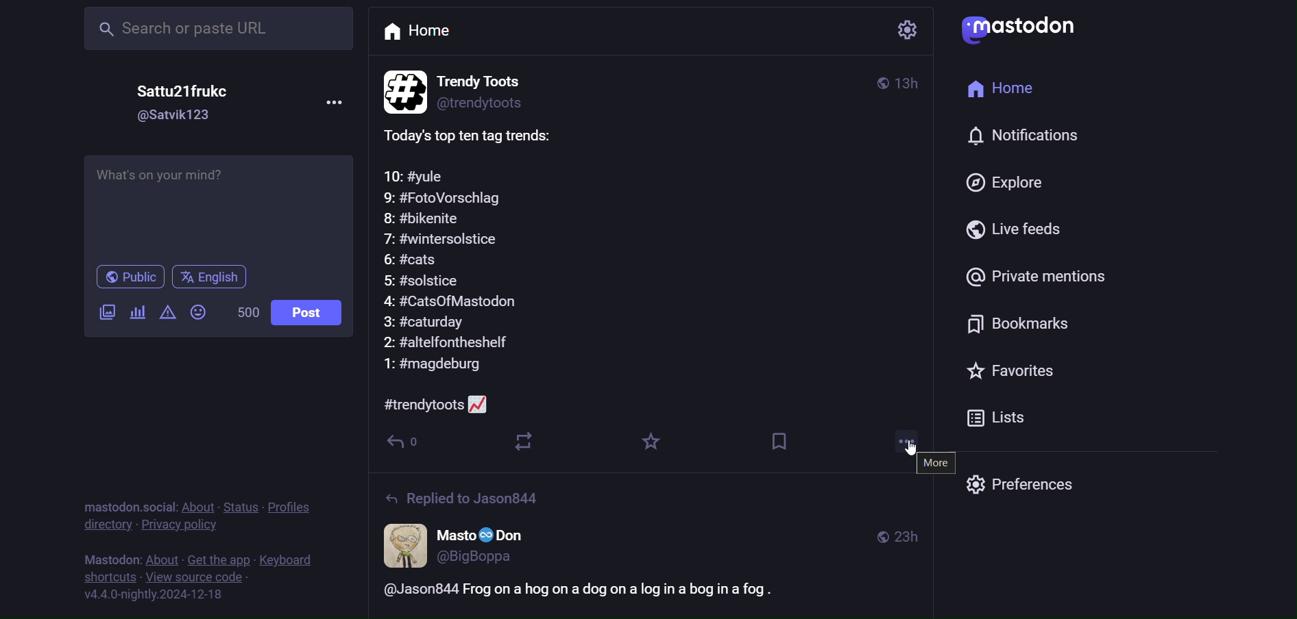 This screenshot has height=619, width=1297. I want to click on status, so click(243, 503).